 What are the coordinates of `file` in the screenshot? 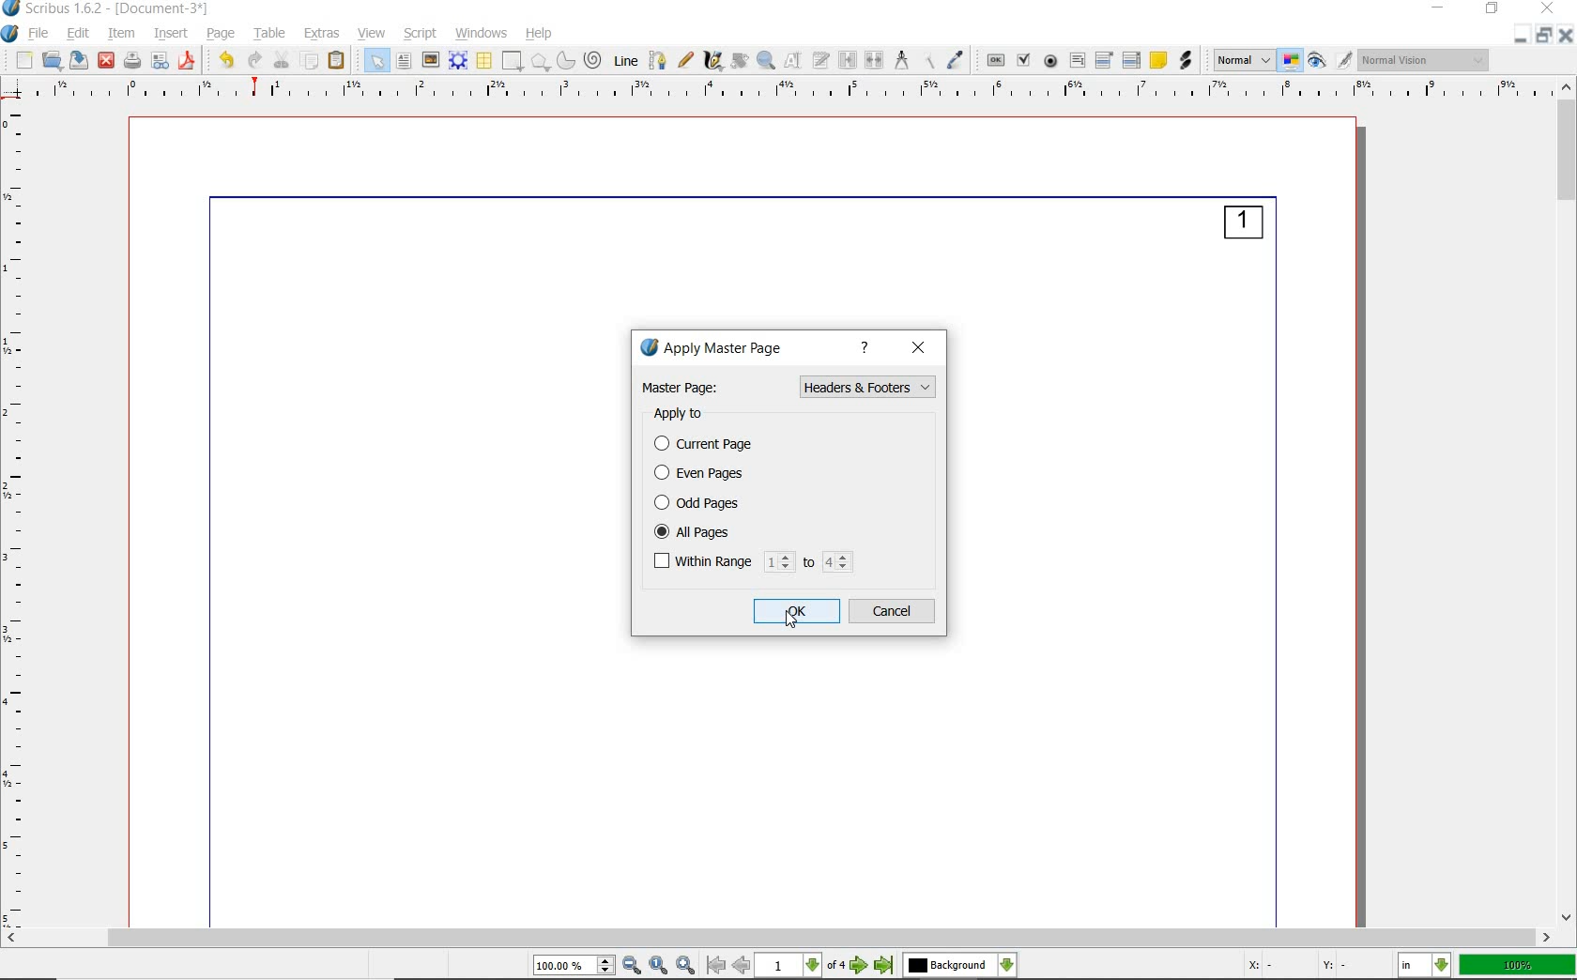 It's located at (40, 34).